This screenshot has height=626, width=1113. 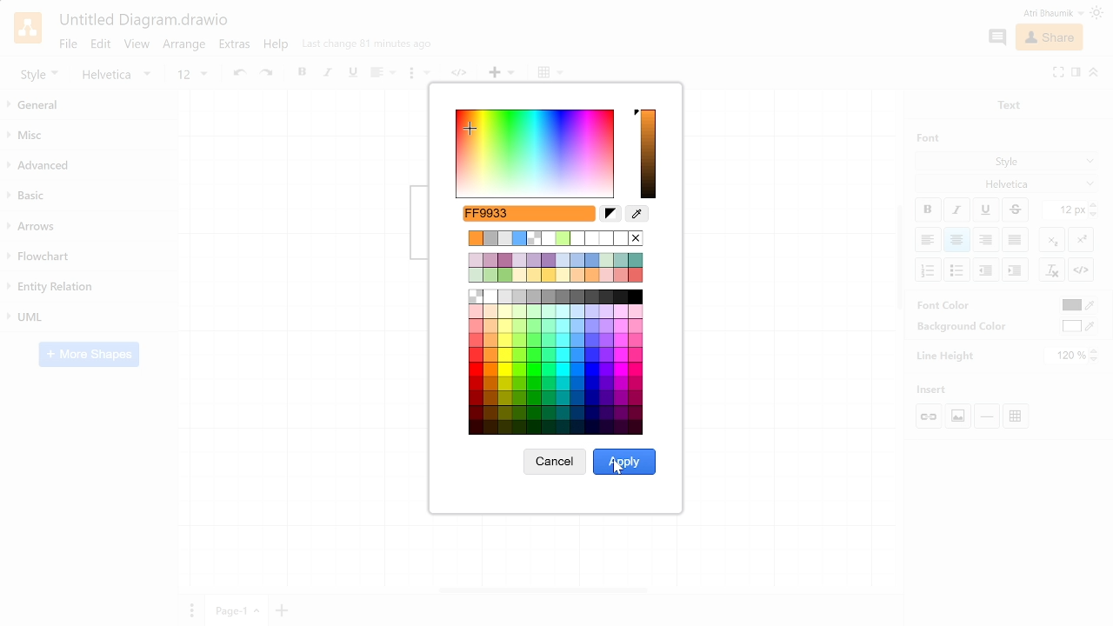 What do you see at coordinates (89, 196) in the screenshot?
I see `basic` at bounding box center [89, 196].